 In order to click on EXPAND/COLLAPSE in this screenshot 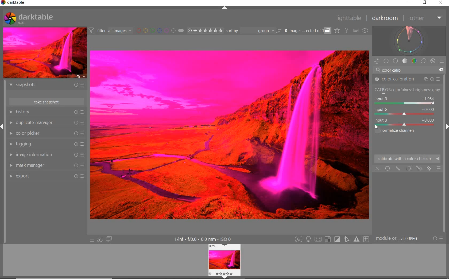, I will do `click(225, 9)`.